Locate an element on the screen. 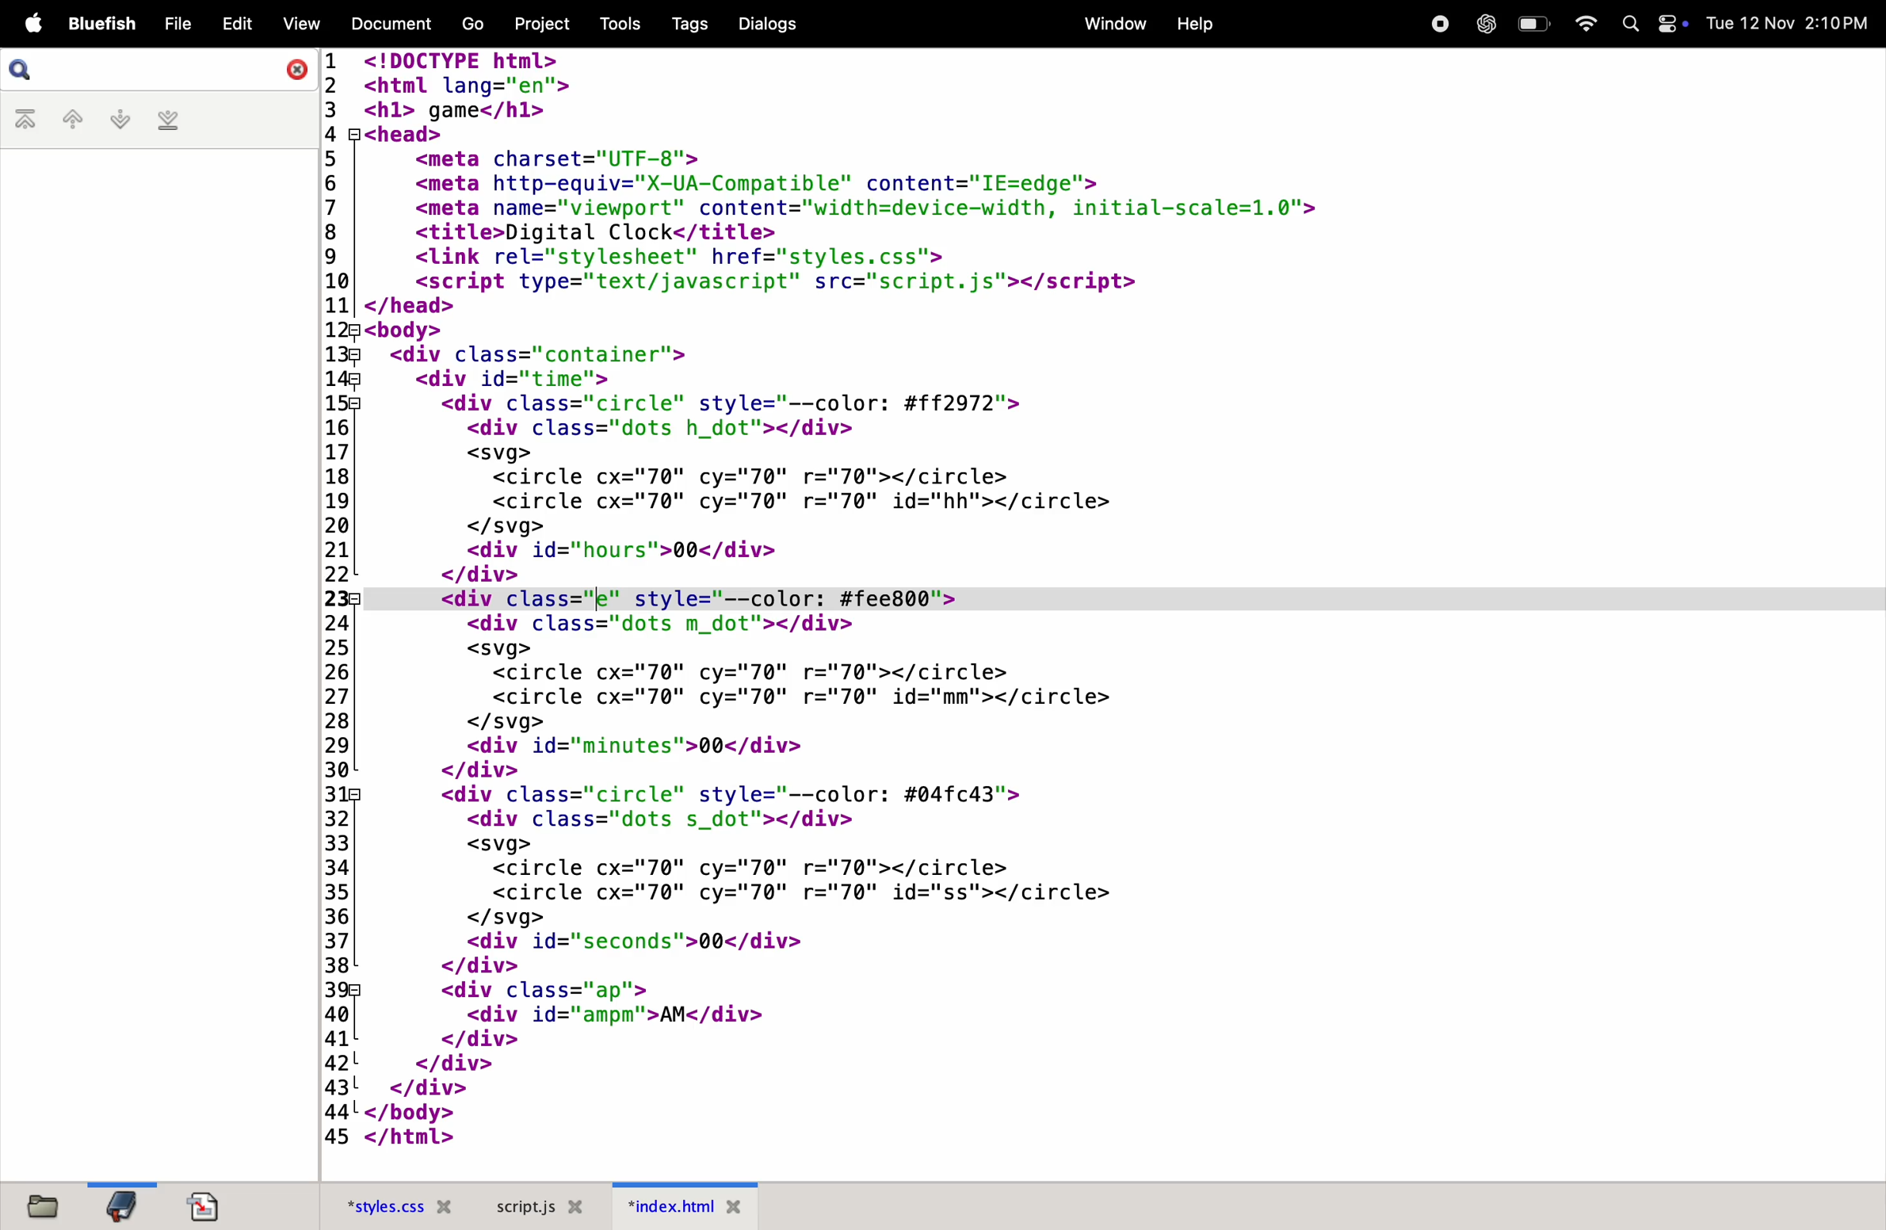 The image size is (1886, 1230). edit is located at coordinates (237, 22).